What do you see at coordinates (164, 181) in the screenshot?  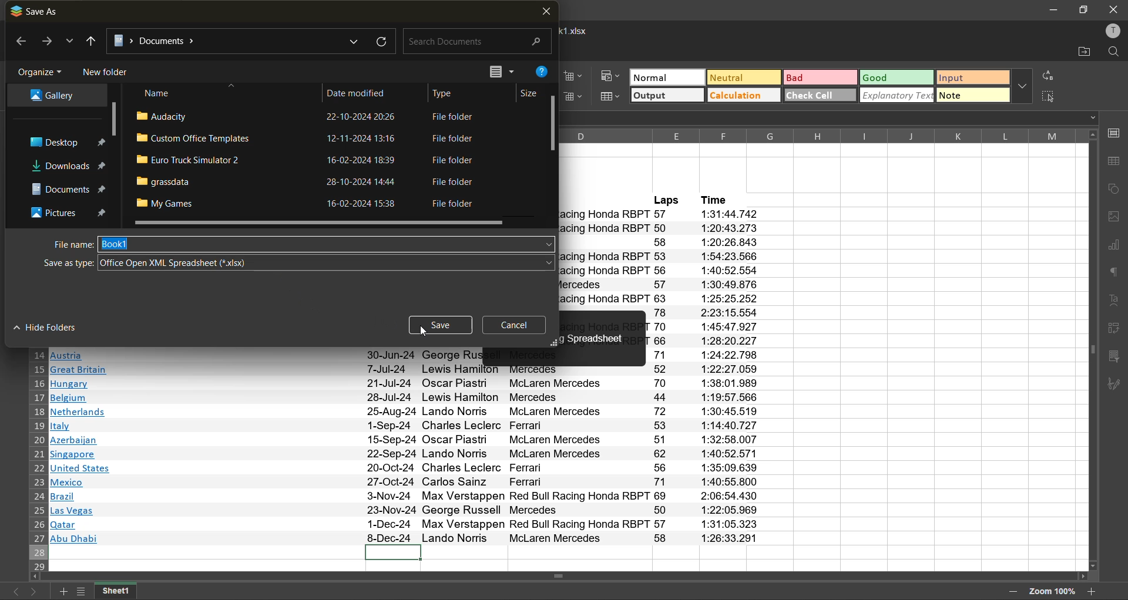 I see `grassdata` at bounding box center [164, 181].